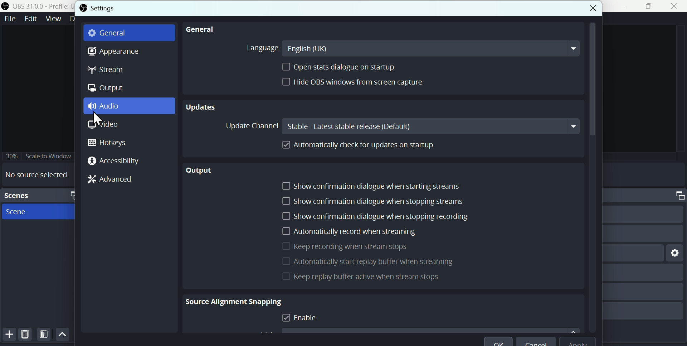  Describe the element at coordinates (580, 341) in the screenshot. I see `Apply` at that location.